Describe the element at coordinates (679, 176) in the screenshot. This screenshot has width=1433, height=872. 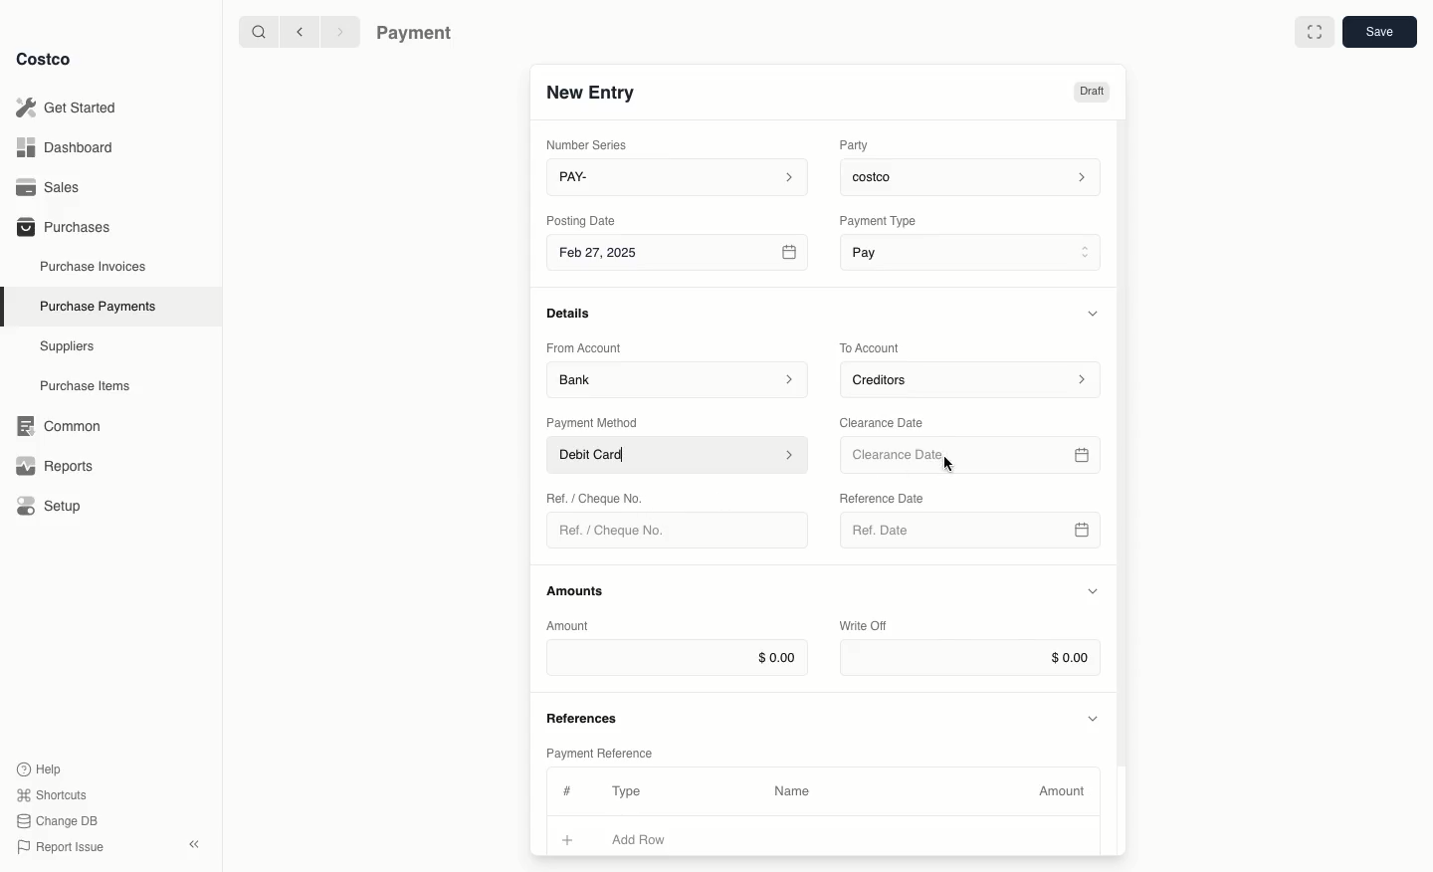
I see `PAY-` at that location.